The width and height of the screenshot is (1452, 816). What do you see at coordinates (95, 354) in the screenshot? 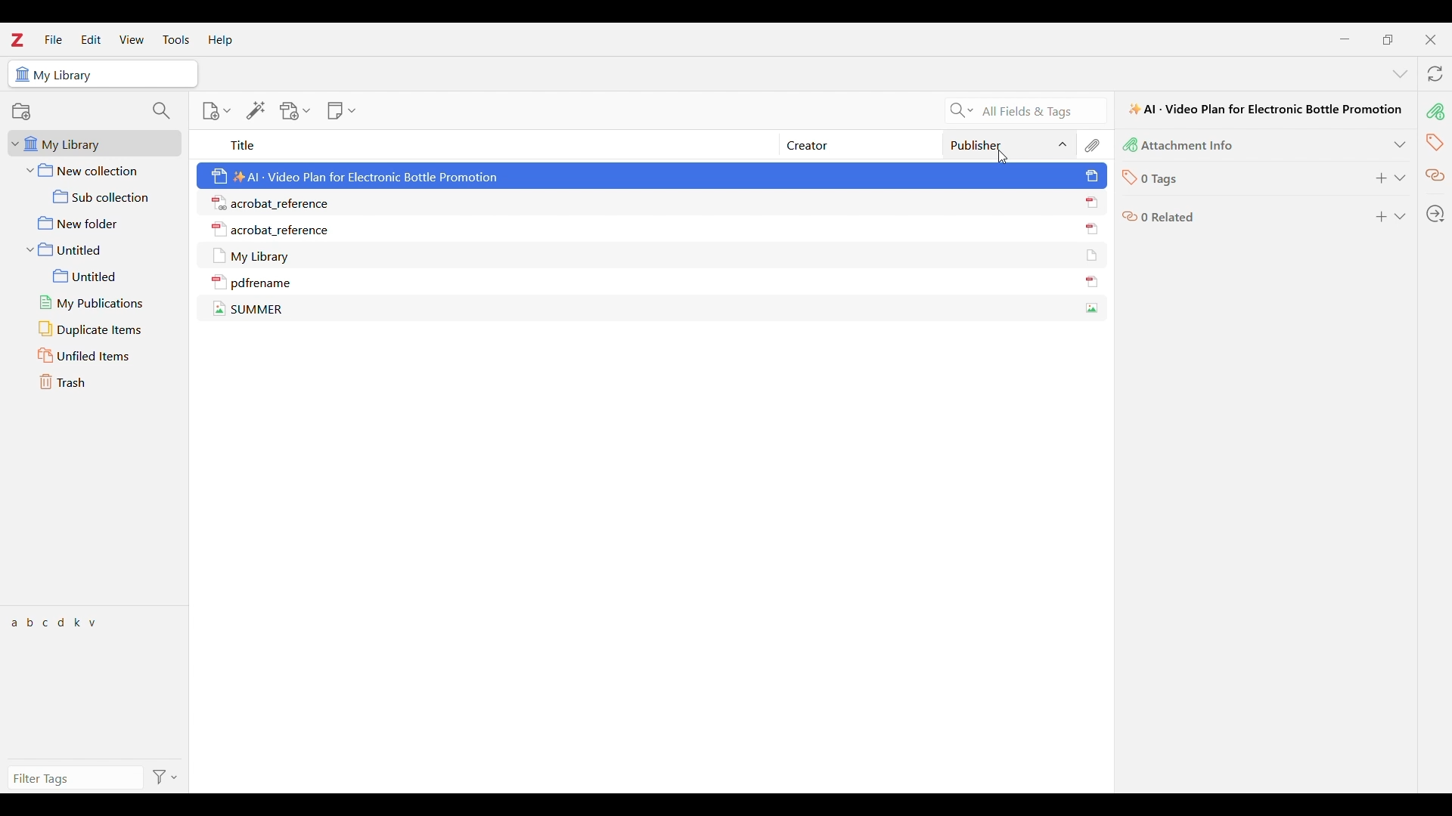
I see `Unfiled items` at bounding box center [95, 354].